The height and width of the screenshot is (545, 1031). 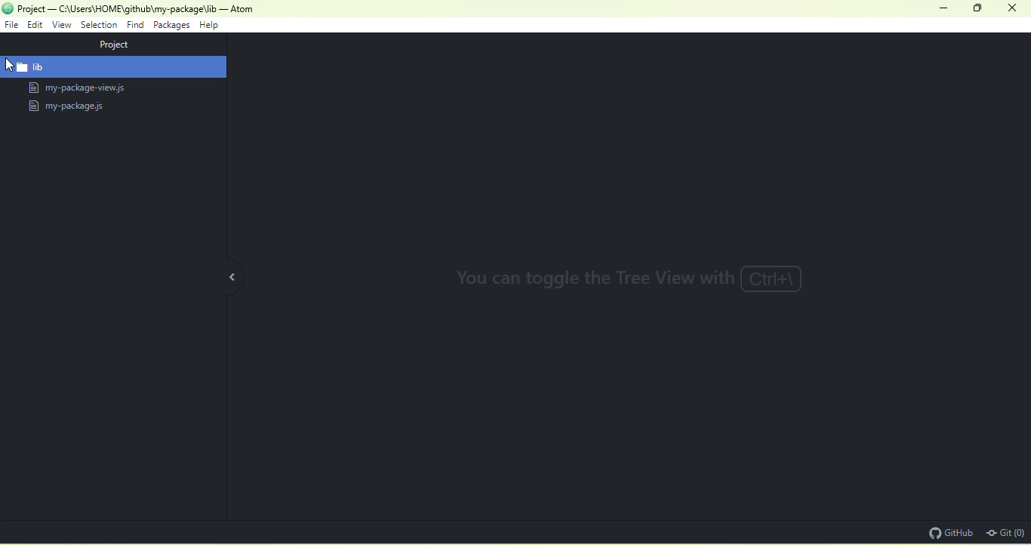 I want to click on you can toggle the Tree view with Ctrl+\, so click(x=631, y=278).